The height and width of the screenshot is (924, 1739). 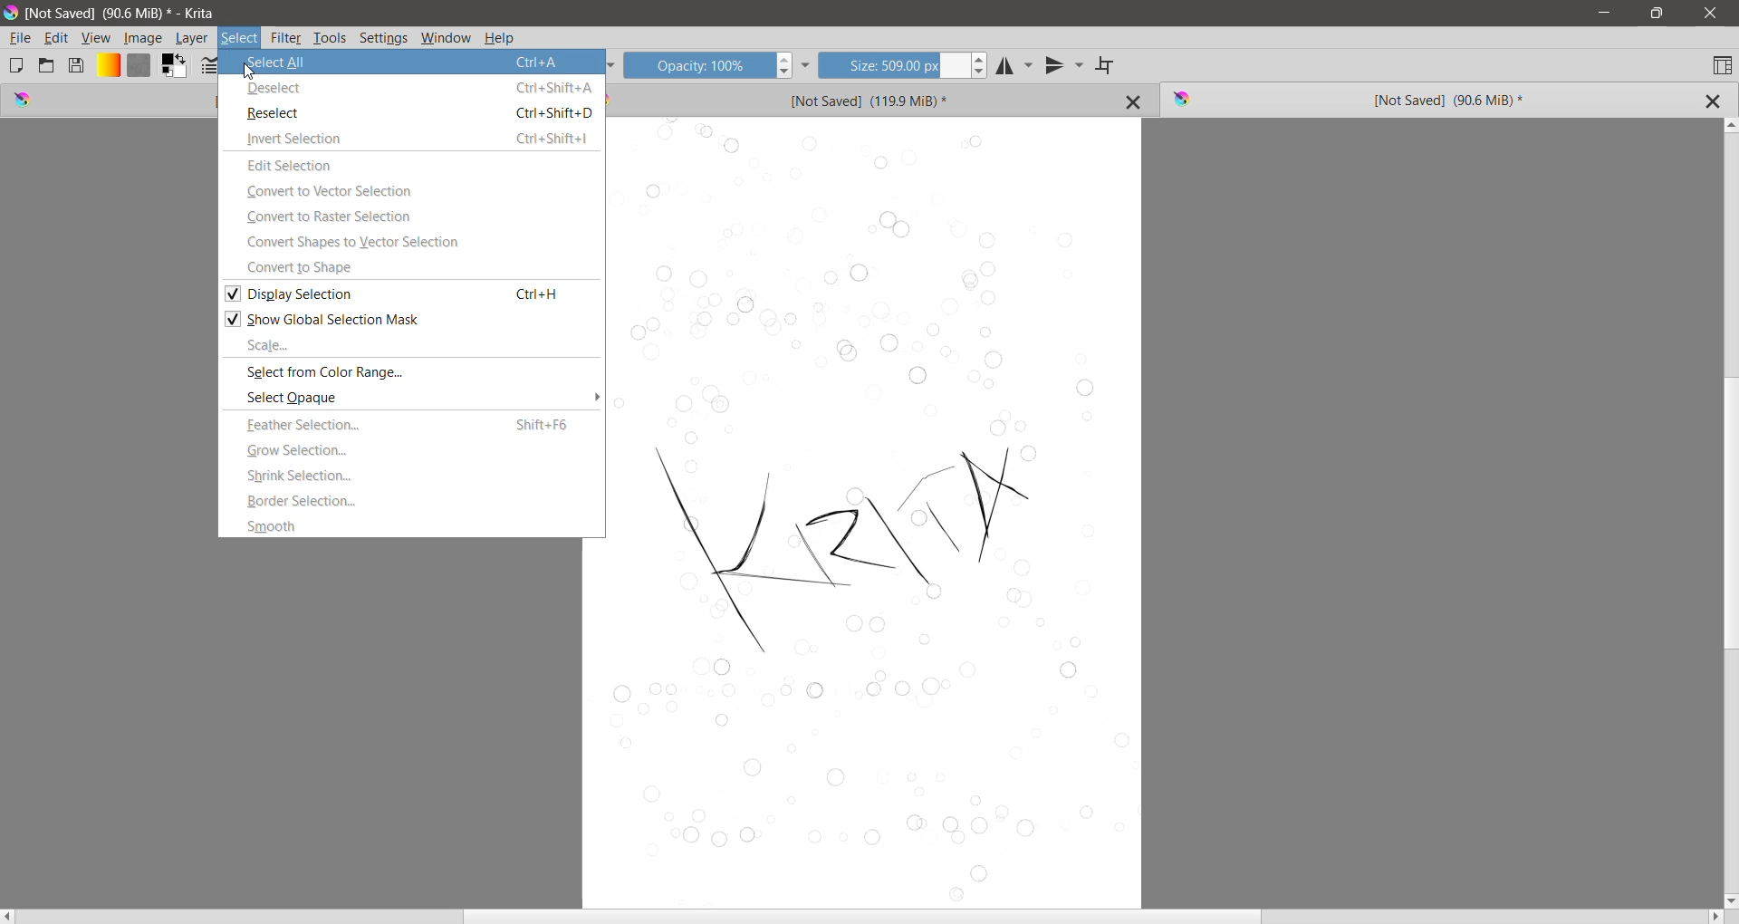 What do you see at coordinates (175, 66) in the screenshot?
I see `Foreground and Background Color Selector` at bounding box center [175, 66].